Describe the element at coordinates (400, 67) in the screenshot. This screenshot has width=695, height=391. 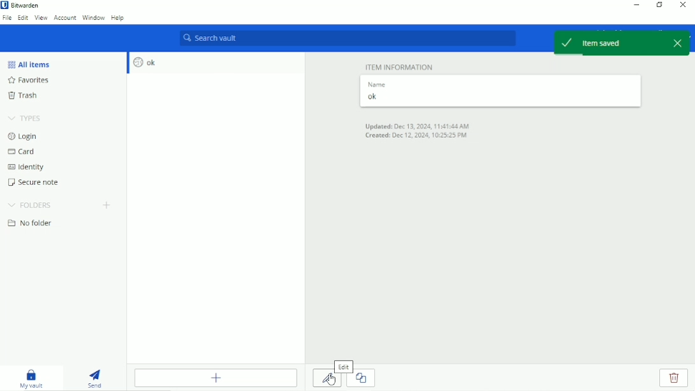
I see `Item information` at that location.